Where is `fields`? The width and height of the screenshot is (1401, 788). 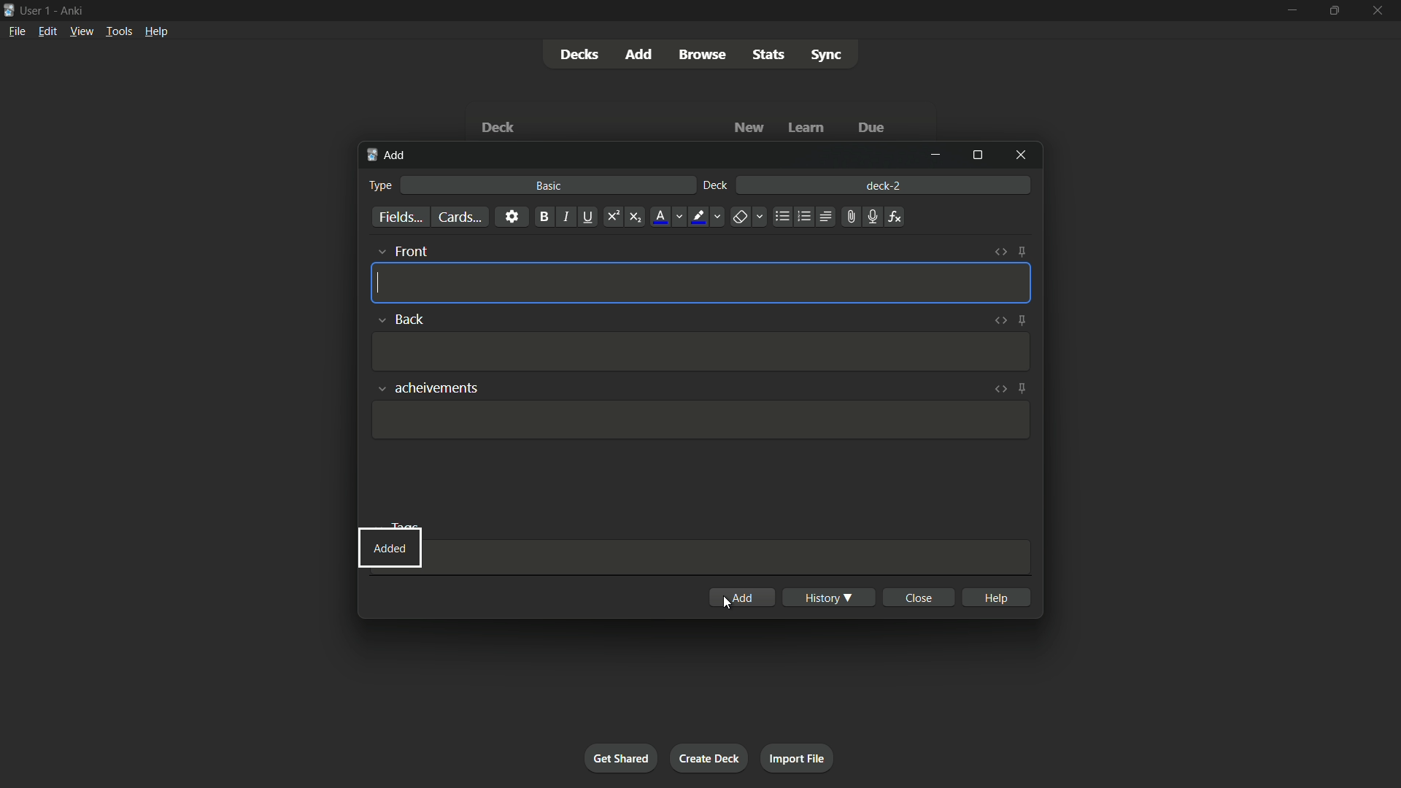 fields is located at coordinates (399, 217).